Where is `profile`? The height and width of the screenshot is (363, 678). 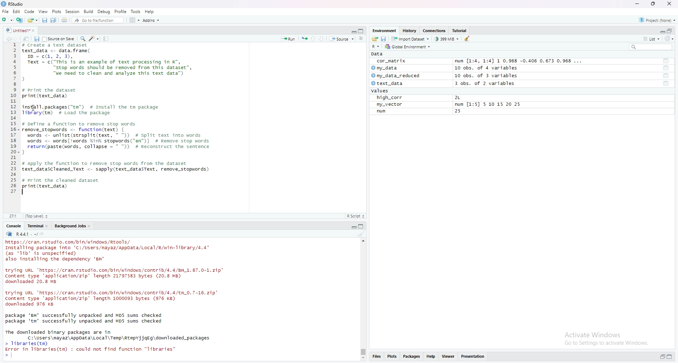
profile is located at coordinates (121, 11).